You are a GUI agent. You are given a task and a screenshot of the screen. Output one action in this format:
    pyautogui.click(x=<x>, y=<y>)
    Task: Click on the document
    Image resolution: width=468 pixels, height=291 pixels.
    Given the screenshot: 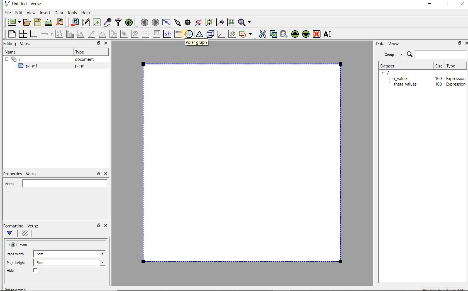 What is the action you would take?
    pyautogui.click(x=82, y=59)
    